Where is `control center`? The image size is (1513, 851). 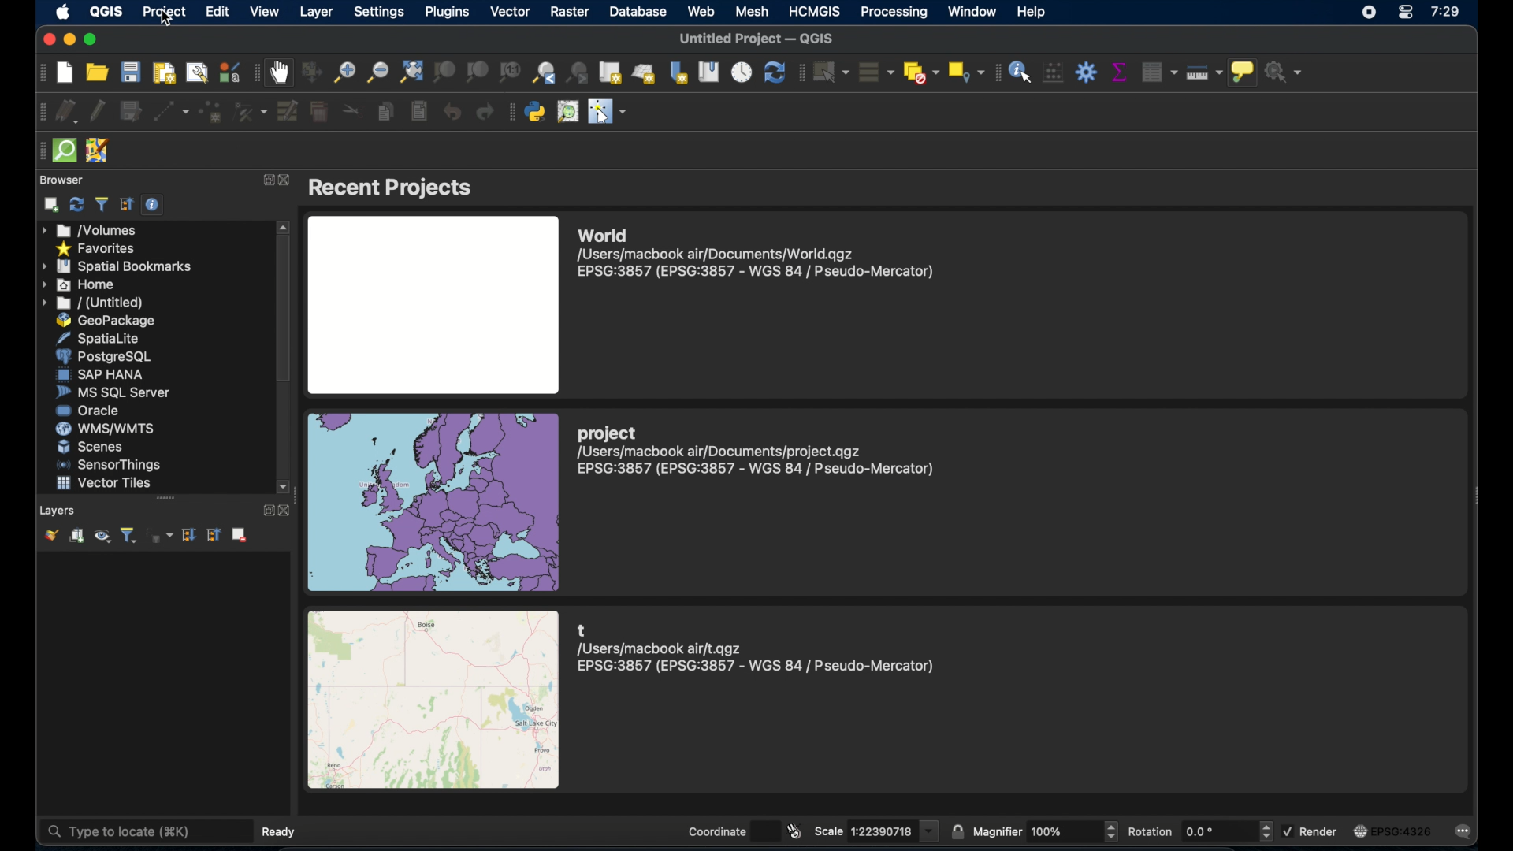
control center is located at coordinates (1405, 13).